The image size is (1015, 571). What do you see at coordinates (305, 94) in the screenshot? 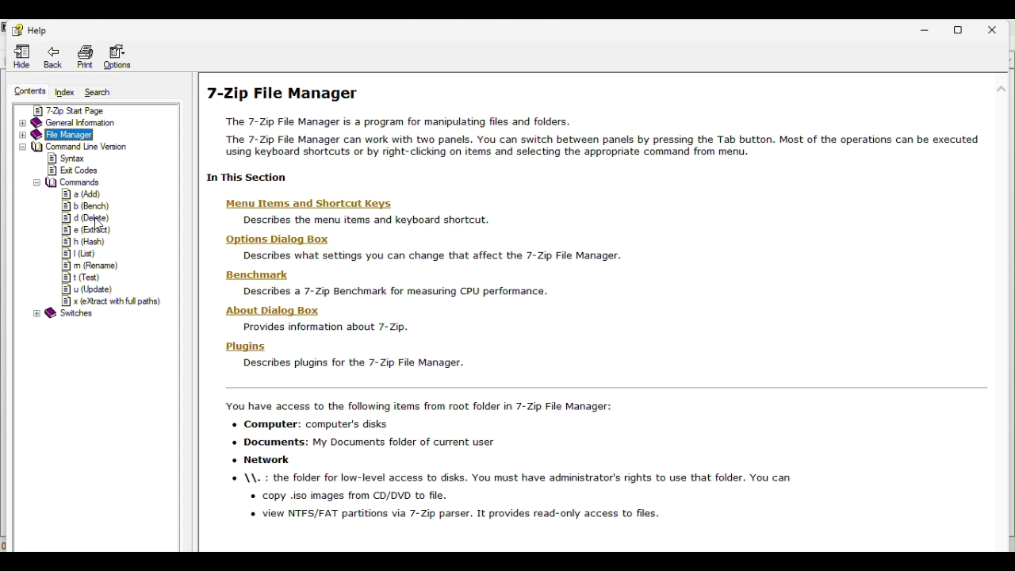
I see `| 7-Zip File Manager` at bounding box center [305, 94].